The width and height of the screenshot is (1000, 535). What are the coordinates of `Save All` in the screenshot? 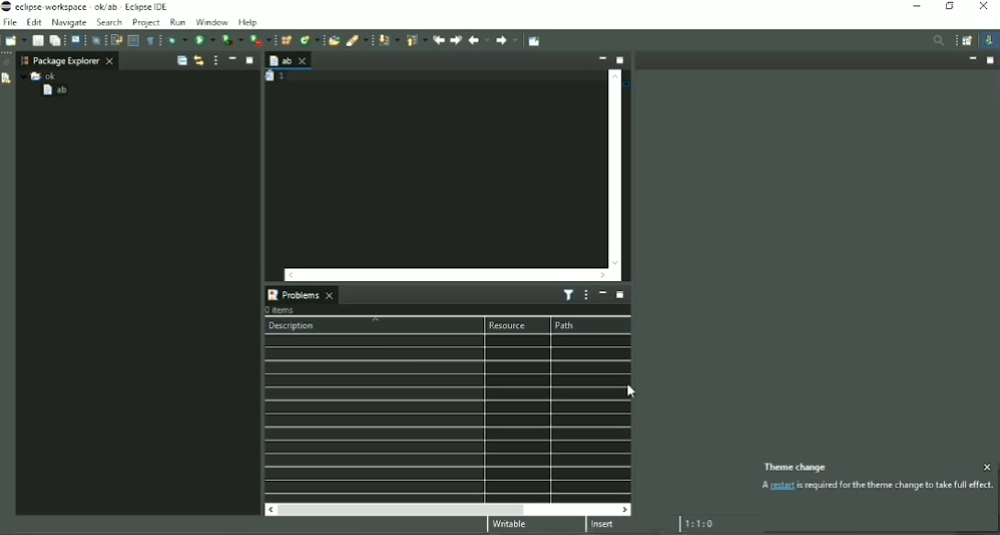 It's located at (56, 40).